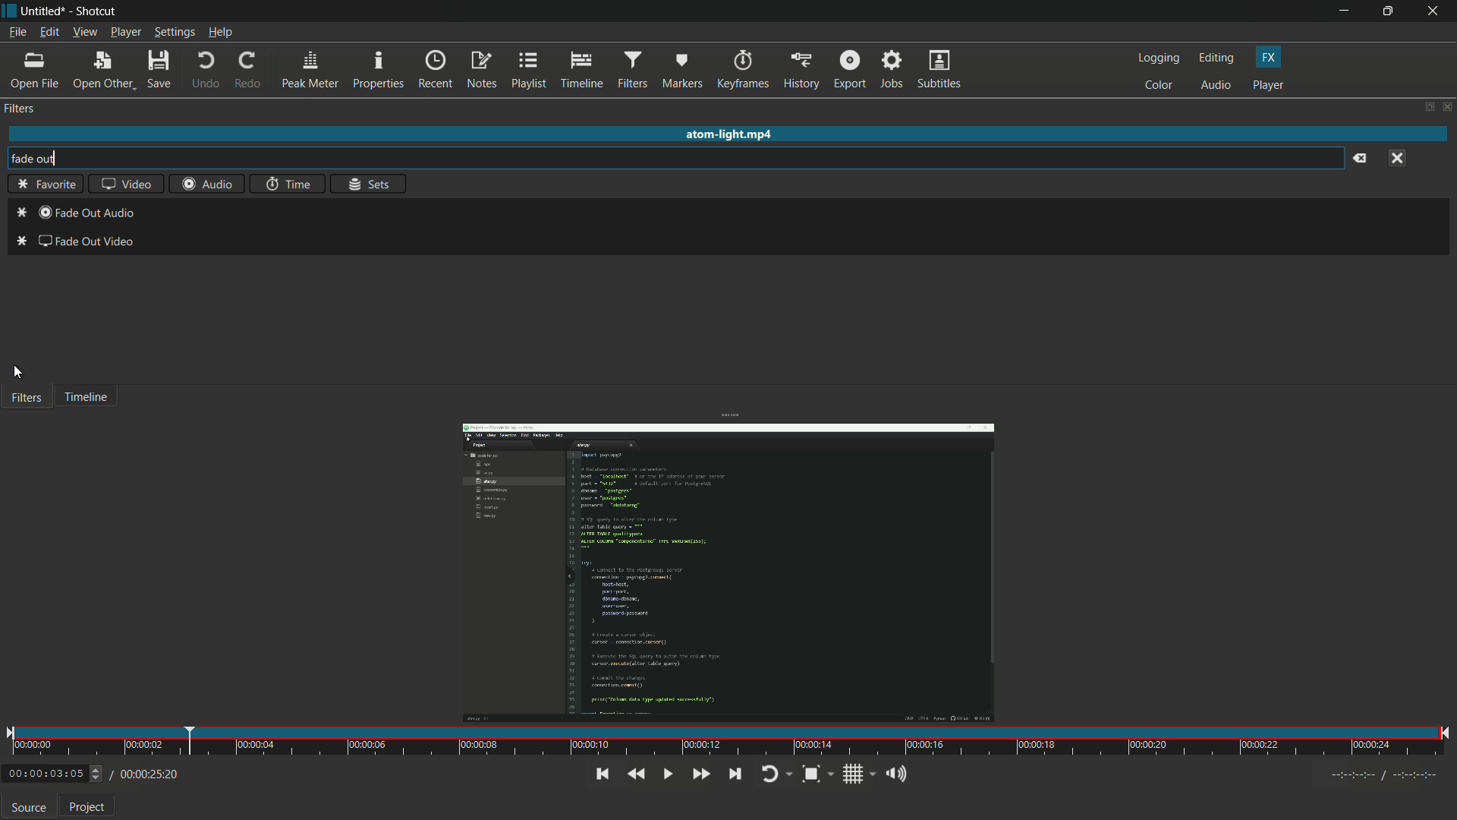  What do you see at coordinates (147, 774) in the screenshot?
I see `total time` at bounding box center [147, 774].